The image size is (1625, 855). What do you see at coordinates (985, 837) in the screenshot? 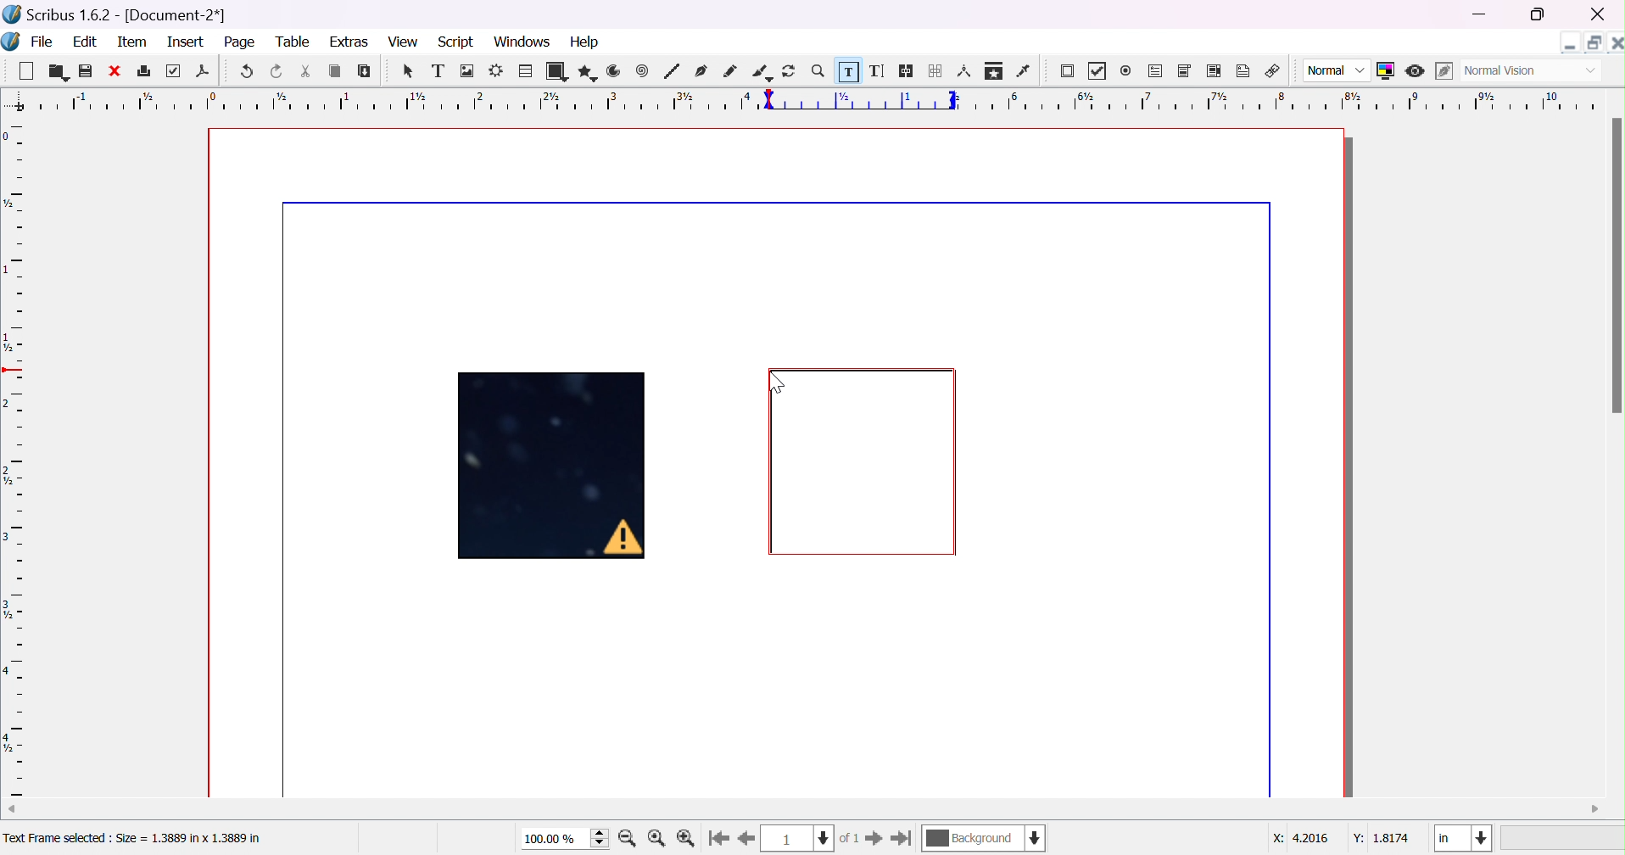
I see `current layer` at bounding box center [985, 837].